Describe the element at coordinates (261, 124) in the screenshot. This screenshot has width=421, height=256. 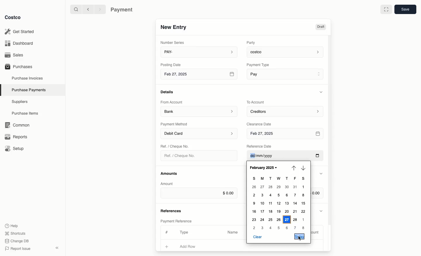
I see `Clearance Date` at that location.